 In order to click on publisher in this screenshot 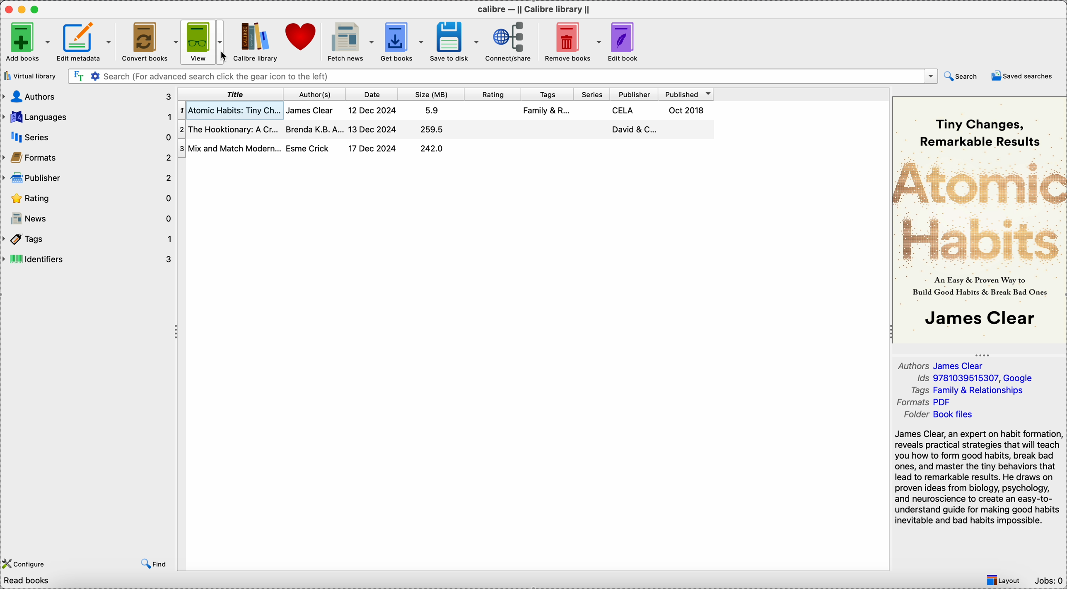, I will do `click(634, 93)`.